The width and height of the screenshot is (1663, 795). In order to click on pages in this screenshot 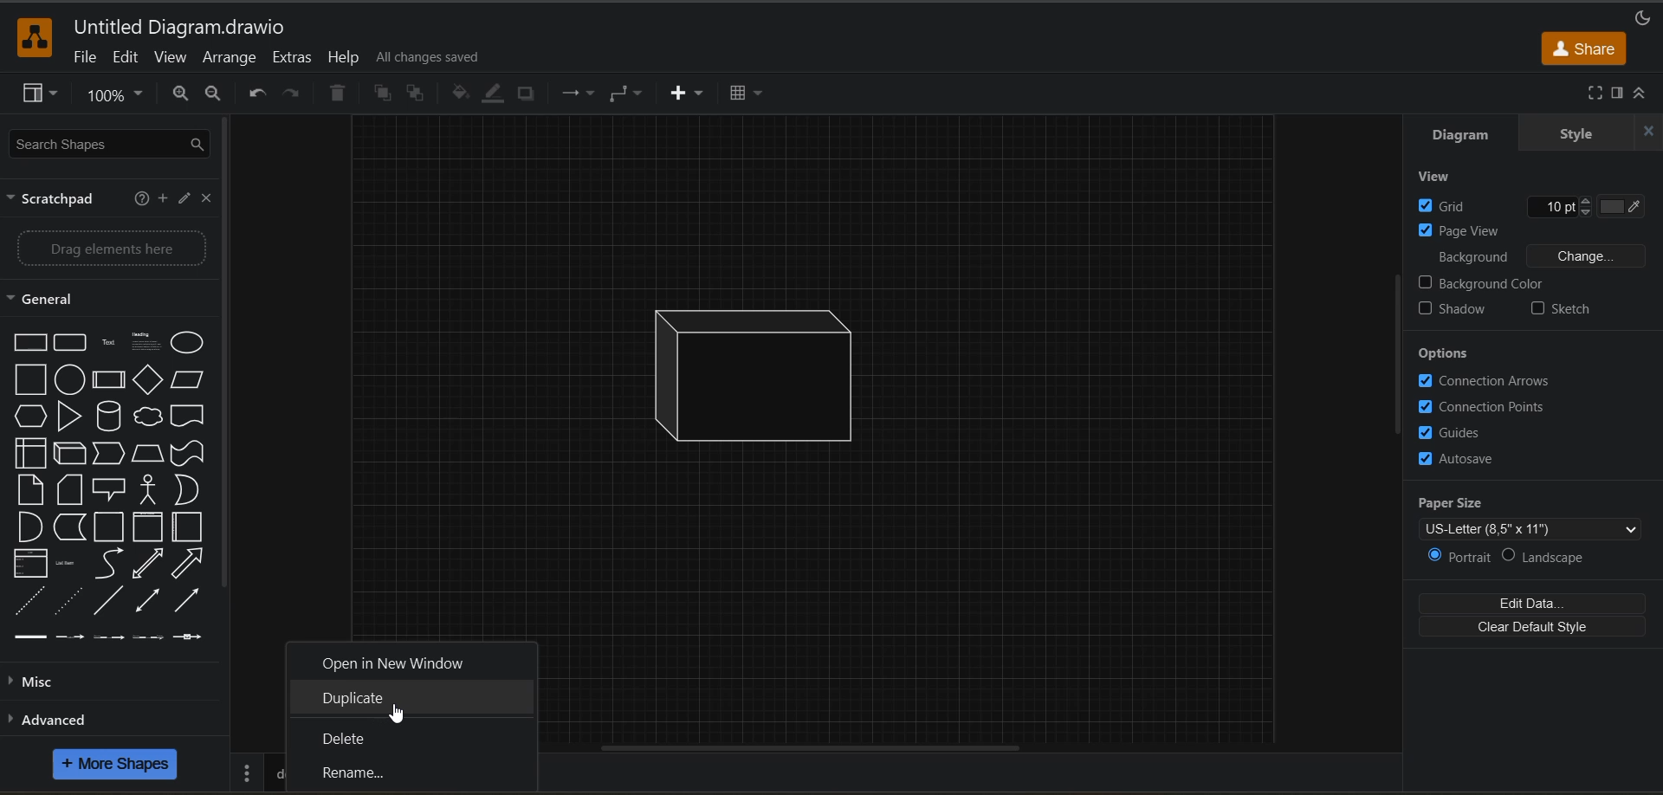, I will do `click(247, 772)`.